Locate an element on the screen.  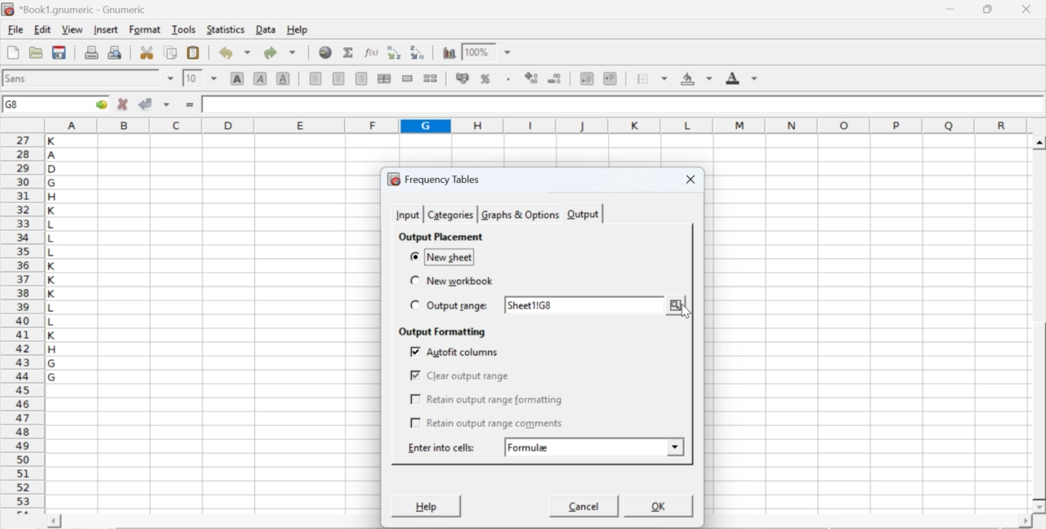
merge a range of cells is located at coordinates (408, 78).